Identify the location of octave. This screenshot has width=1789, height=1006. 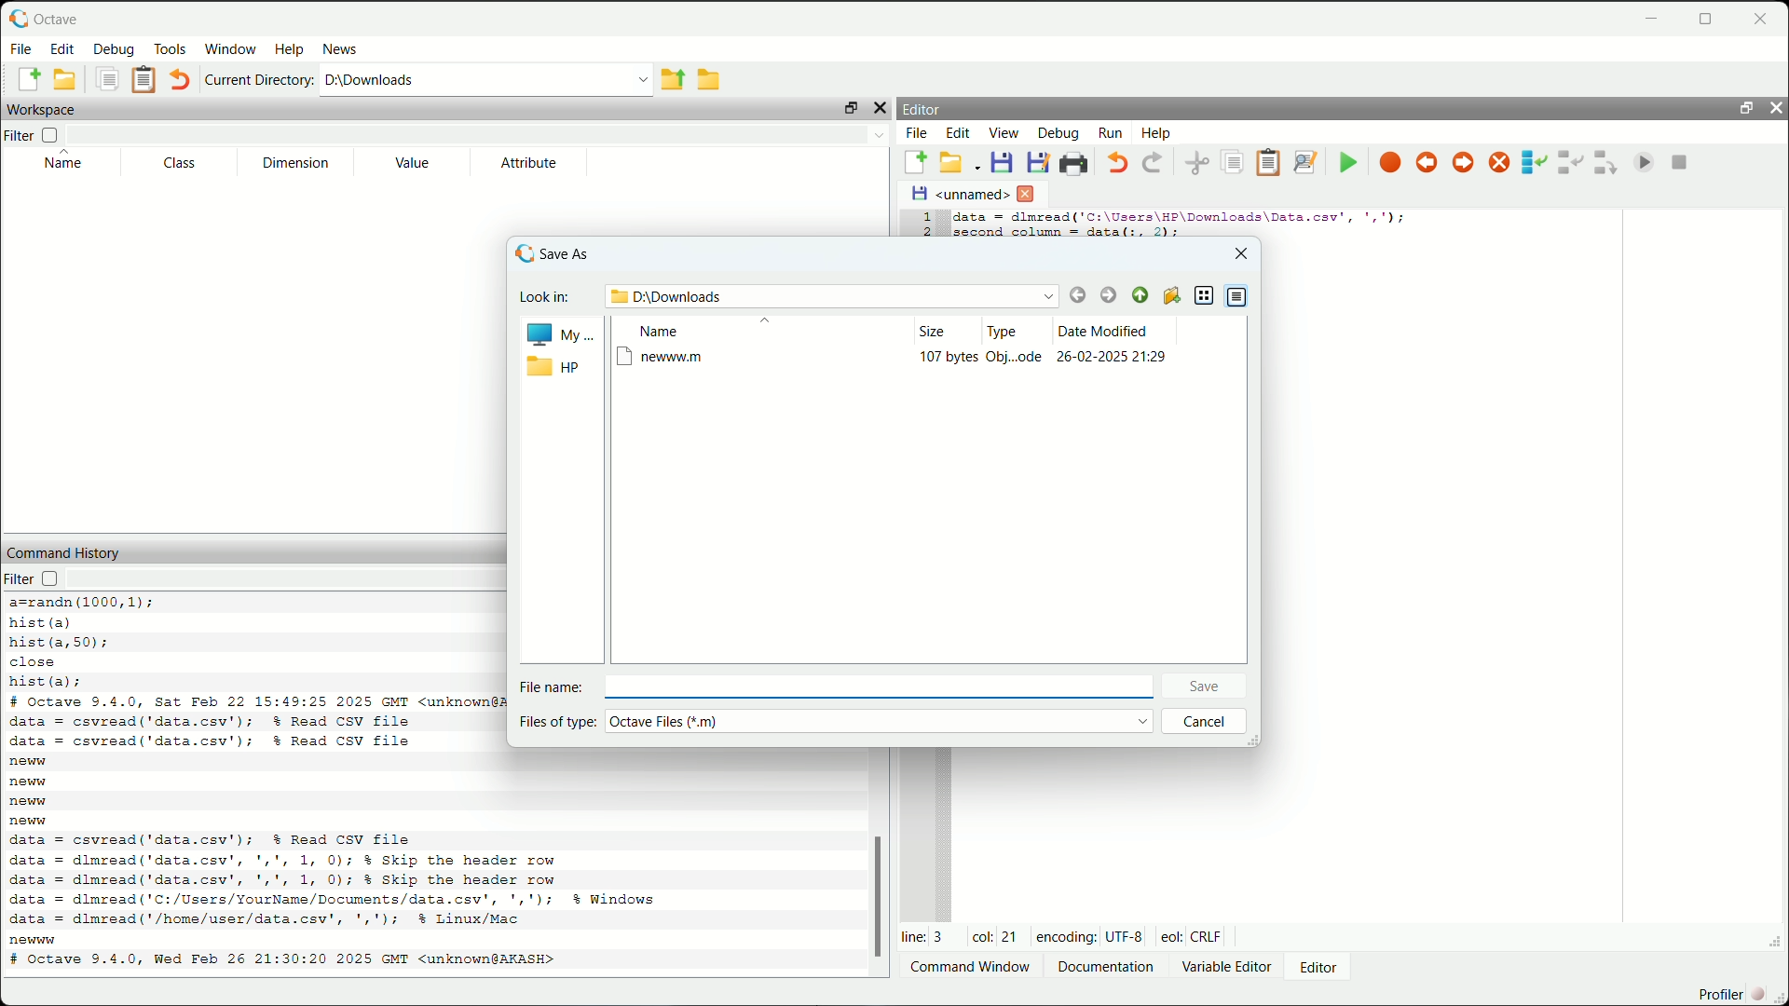
(80, 15).